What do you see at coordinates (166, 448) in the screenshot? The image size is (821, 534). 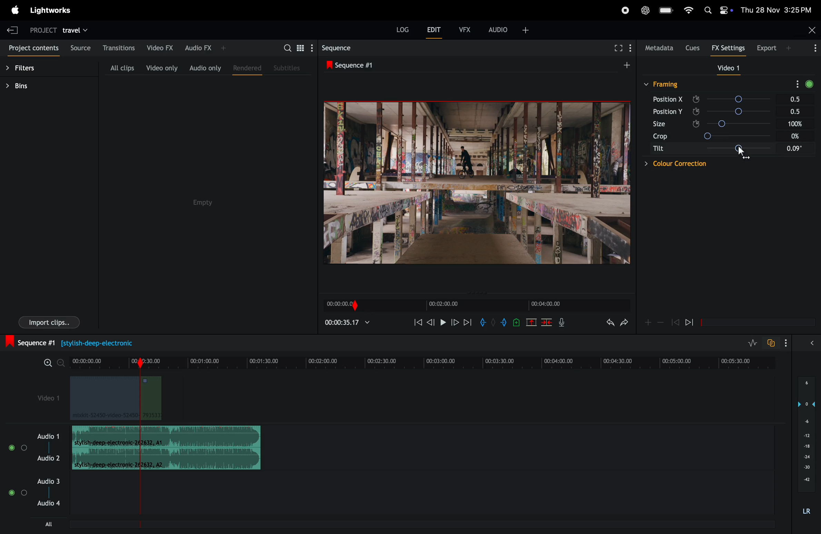 I see `audio clips` at bounding box center [166, 448].